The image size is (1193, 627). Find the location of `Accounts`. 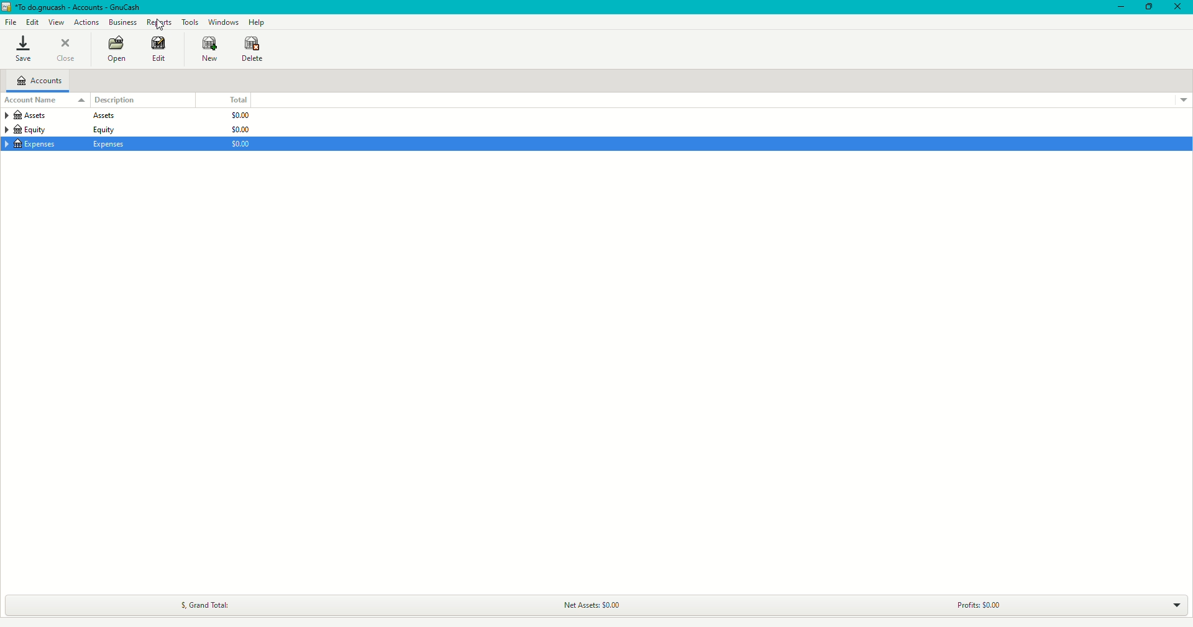

Accounts is located at coordinates (40, 79).